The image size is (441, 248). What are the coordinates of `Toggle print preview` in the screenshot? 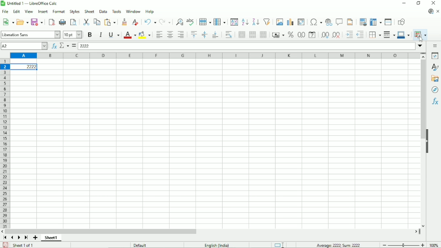 It's located at (73, 22).